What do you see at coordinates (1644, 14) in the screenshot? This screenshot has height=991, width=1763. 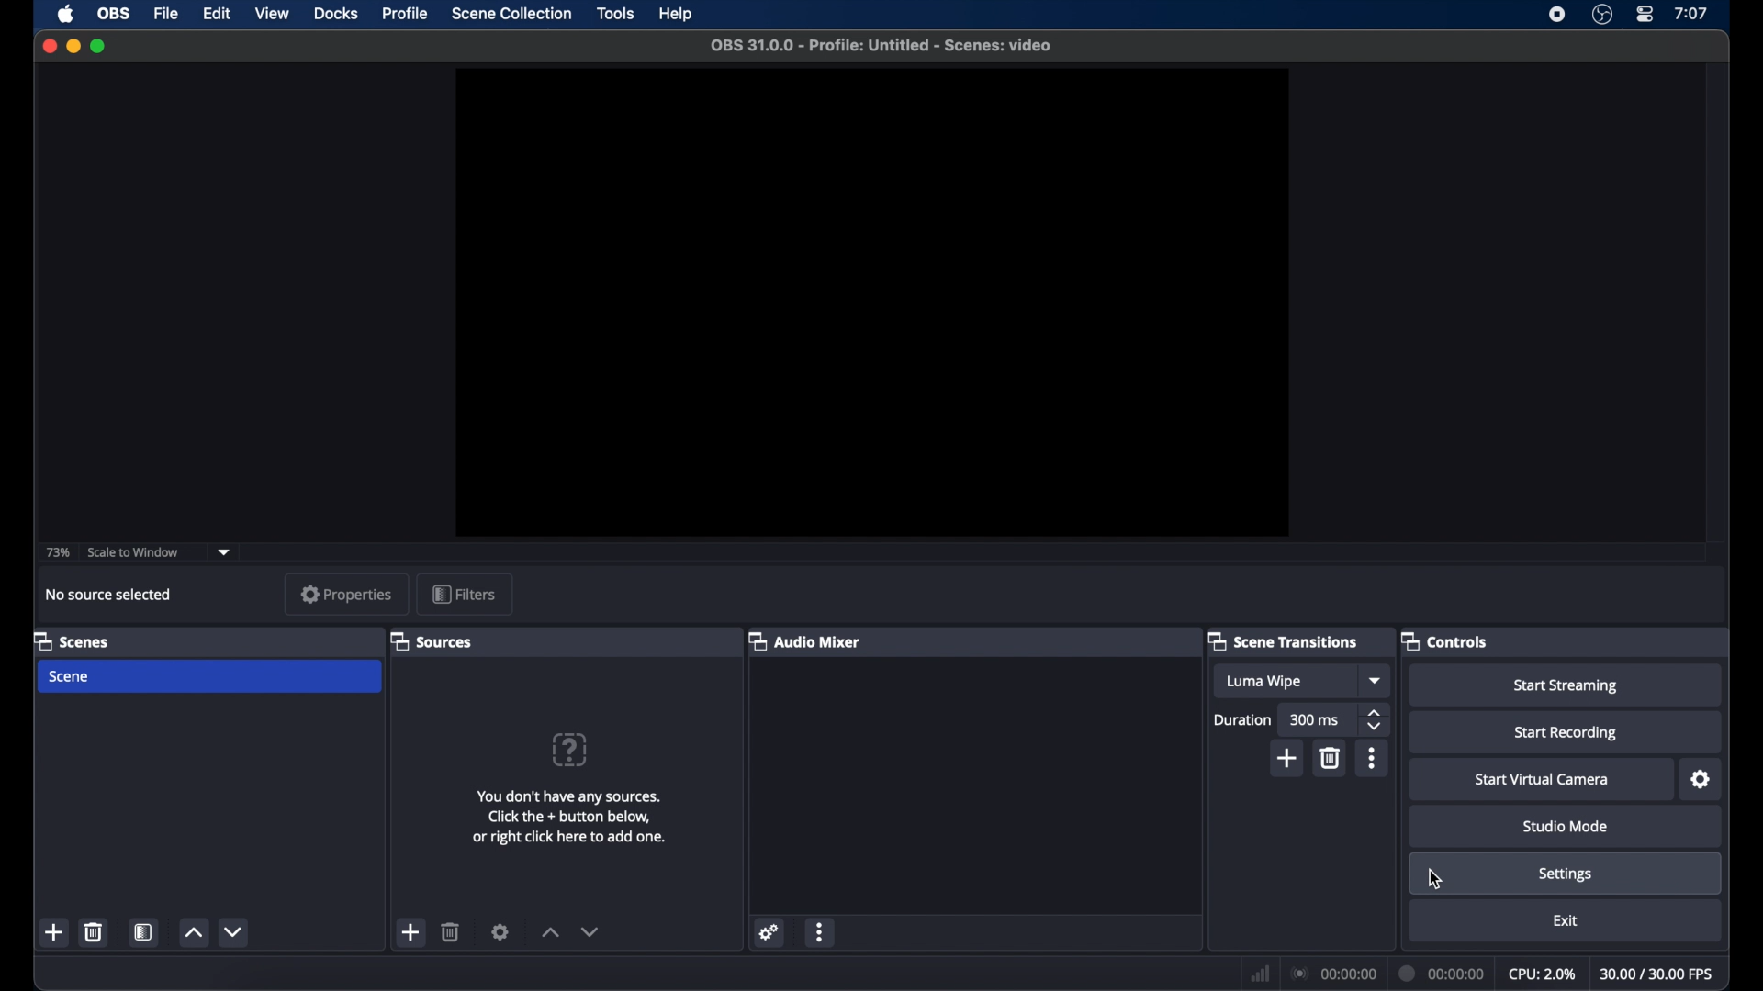 I see `control center` at bounding box center [1644, 14].